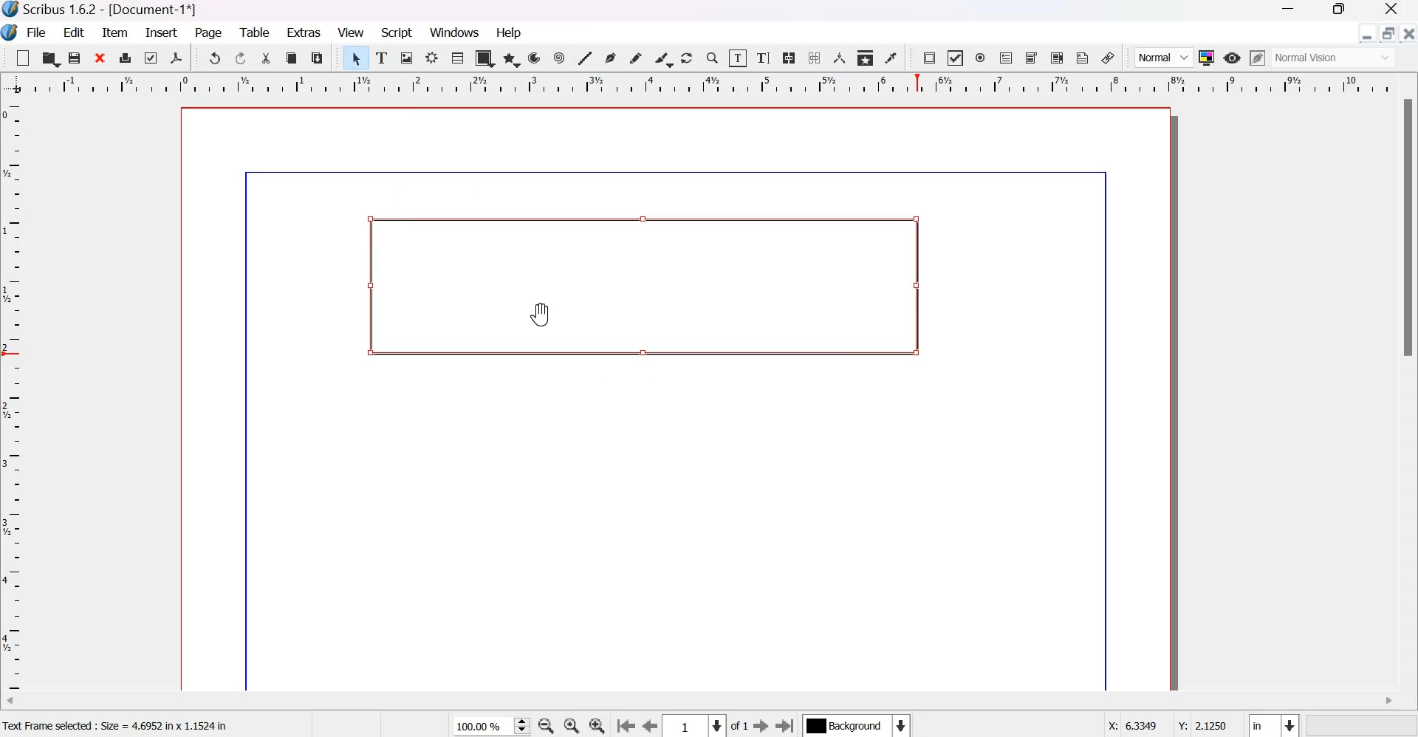 The width and height of the screenshot is (1418, 737). Describe the element at coordinates (626, 727) in the screenshot. I see `go to the previous page` at that location.